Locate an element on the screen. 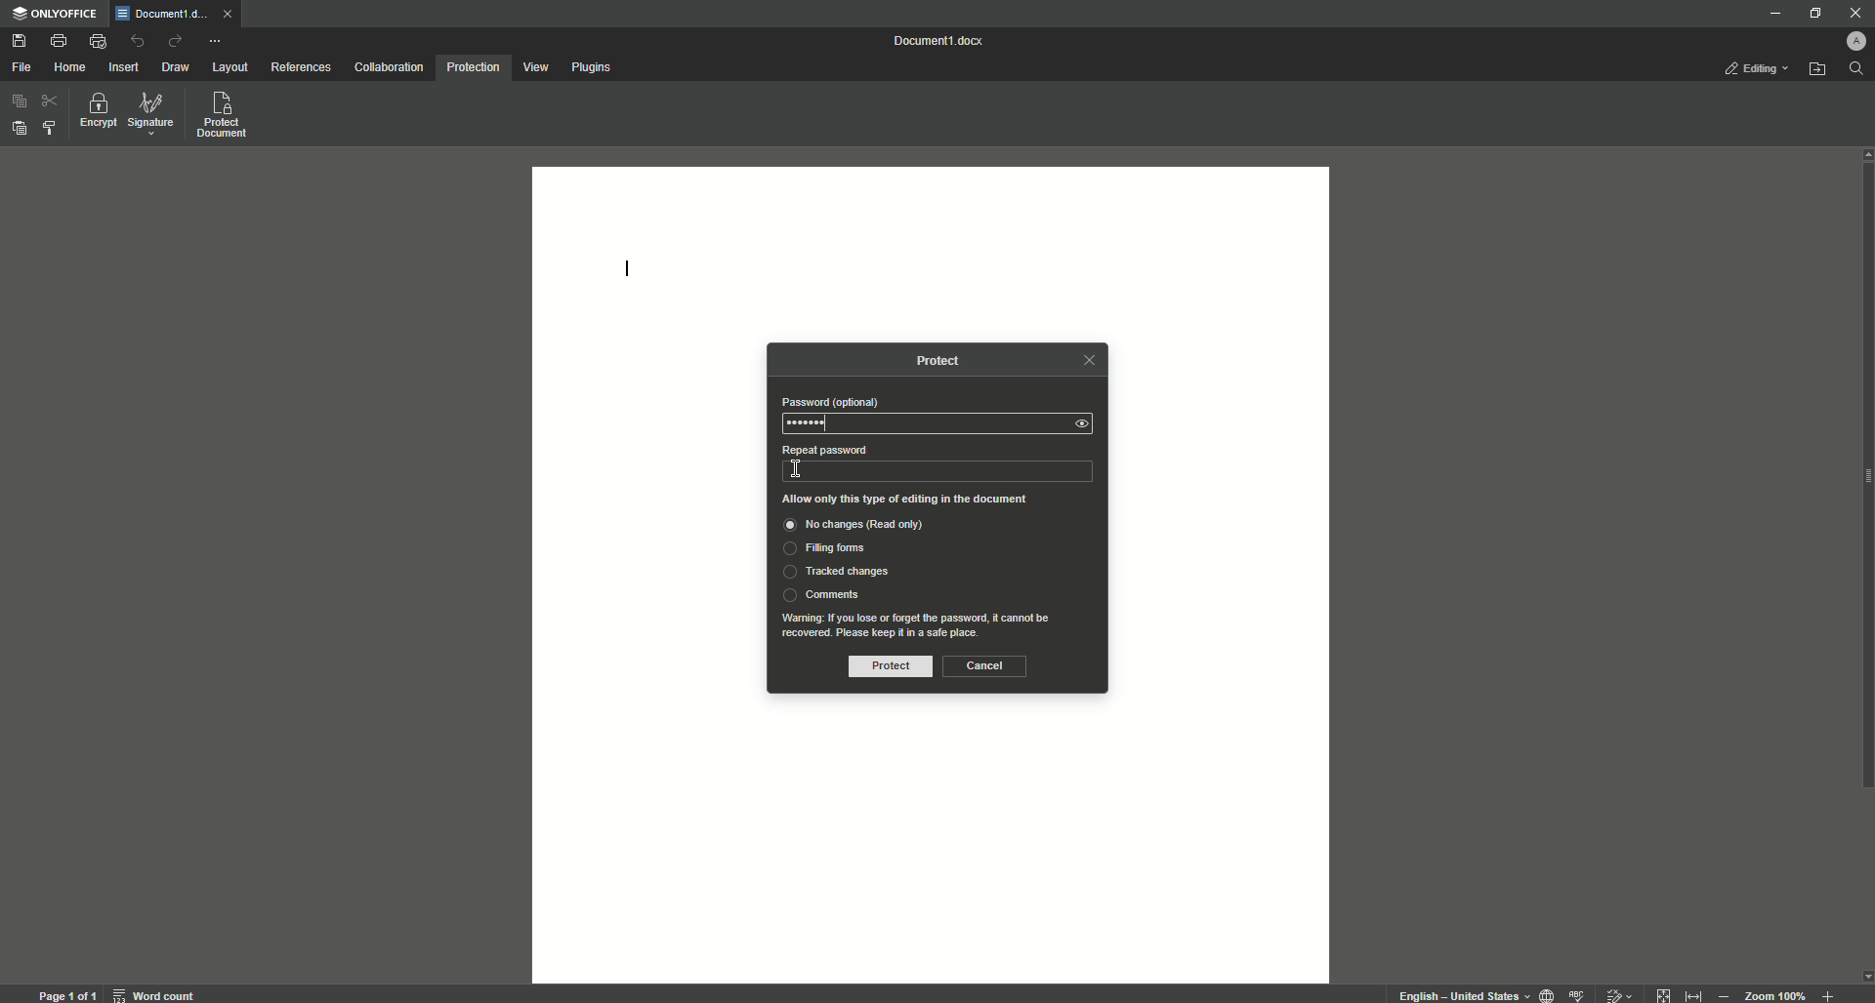  Encrypt is located at coordinates (95, 112).